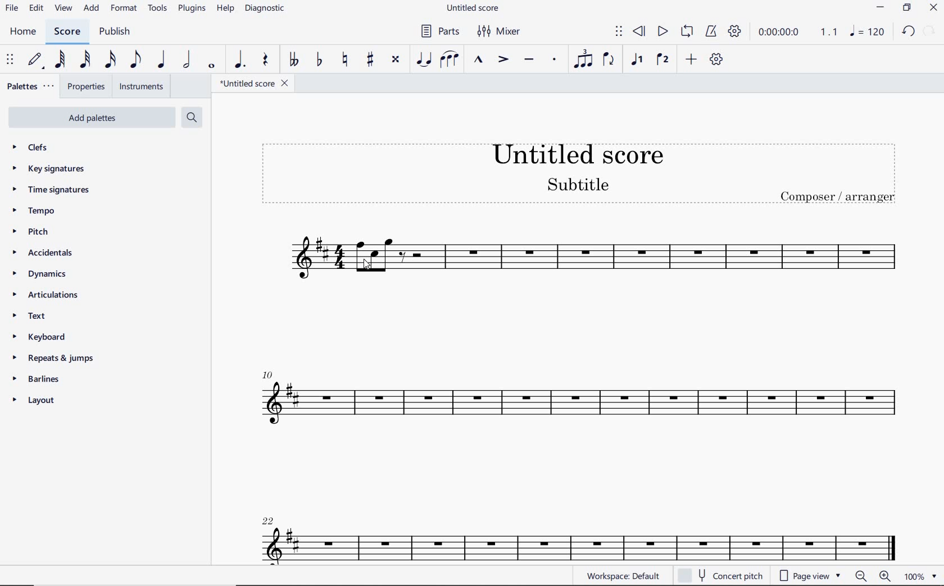 The image size is (944, 586). I want to click on PITCH, so click(44, 231).